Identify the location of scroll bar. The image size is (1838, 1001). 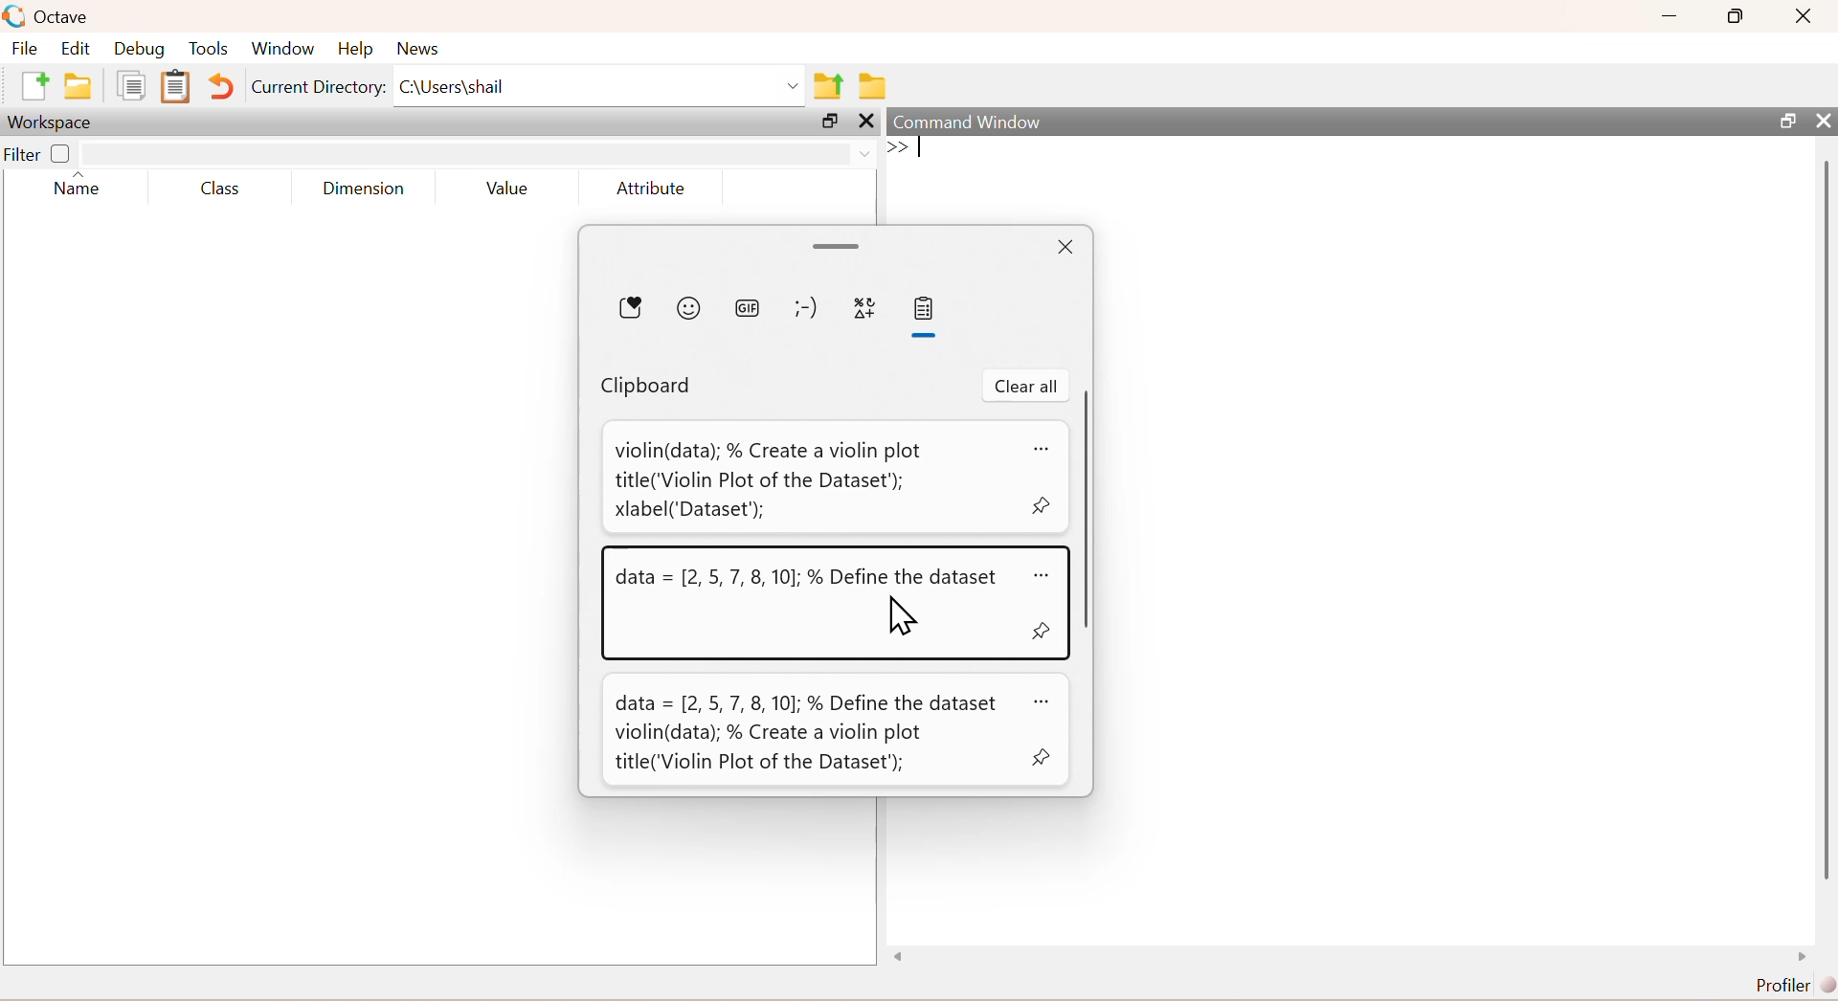
(1826, 523).